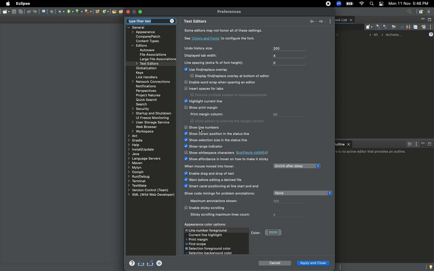  I want to click on Line spacing, so click(216, 62).